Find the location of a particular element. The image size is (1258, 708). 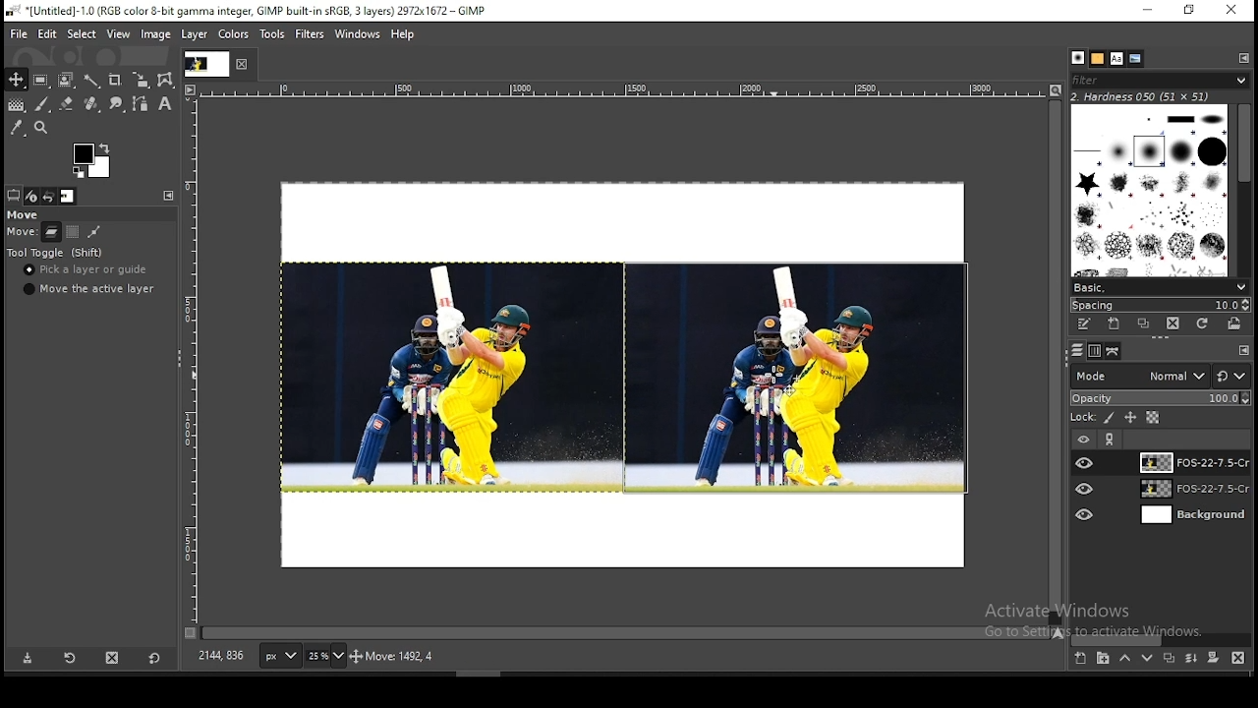

wrap transform is located at coordinates (165, 80).